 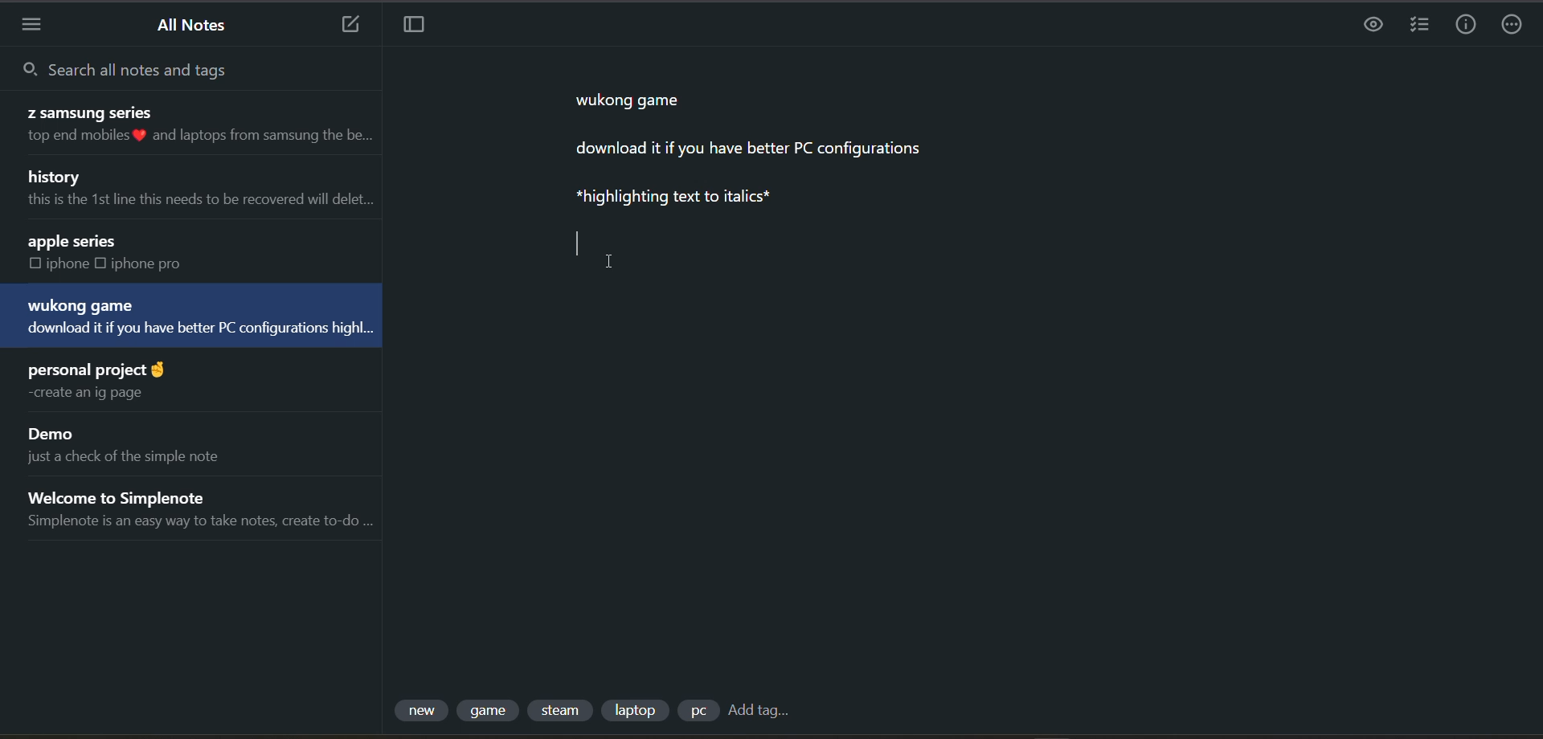 I want to click on note title and preview, so click(x=104, y=378).